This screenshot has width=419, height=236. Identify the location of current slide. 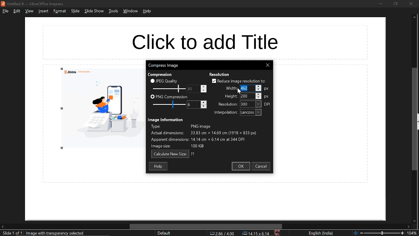
(11, 233).